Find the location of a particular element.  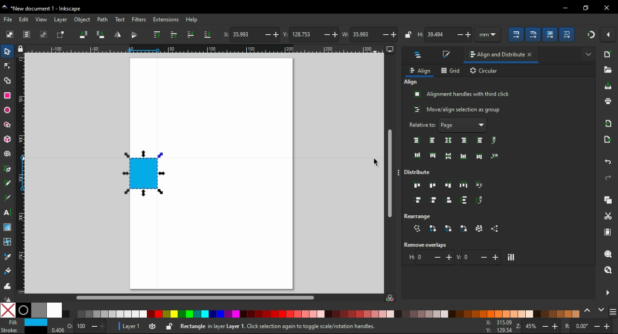

spiral tool is located at coordinates (9, 155).